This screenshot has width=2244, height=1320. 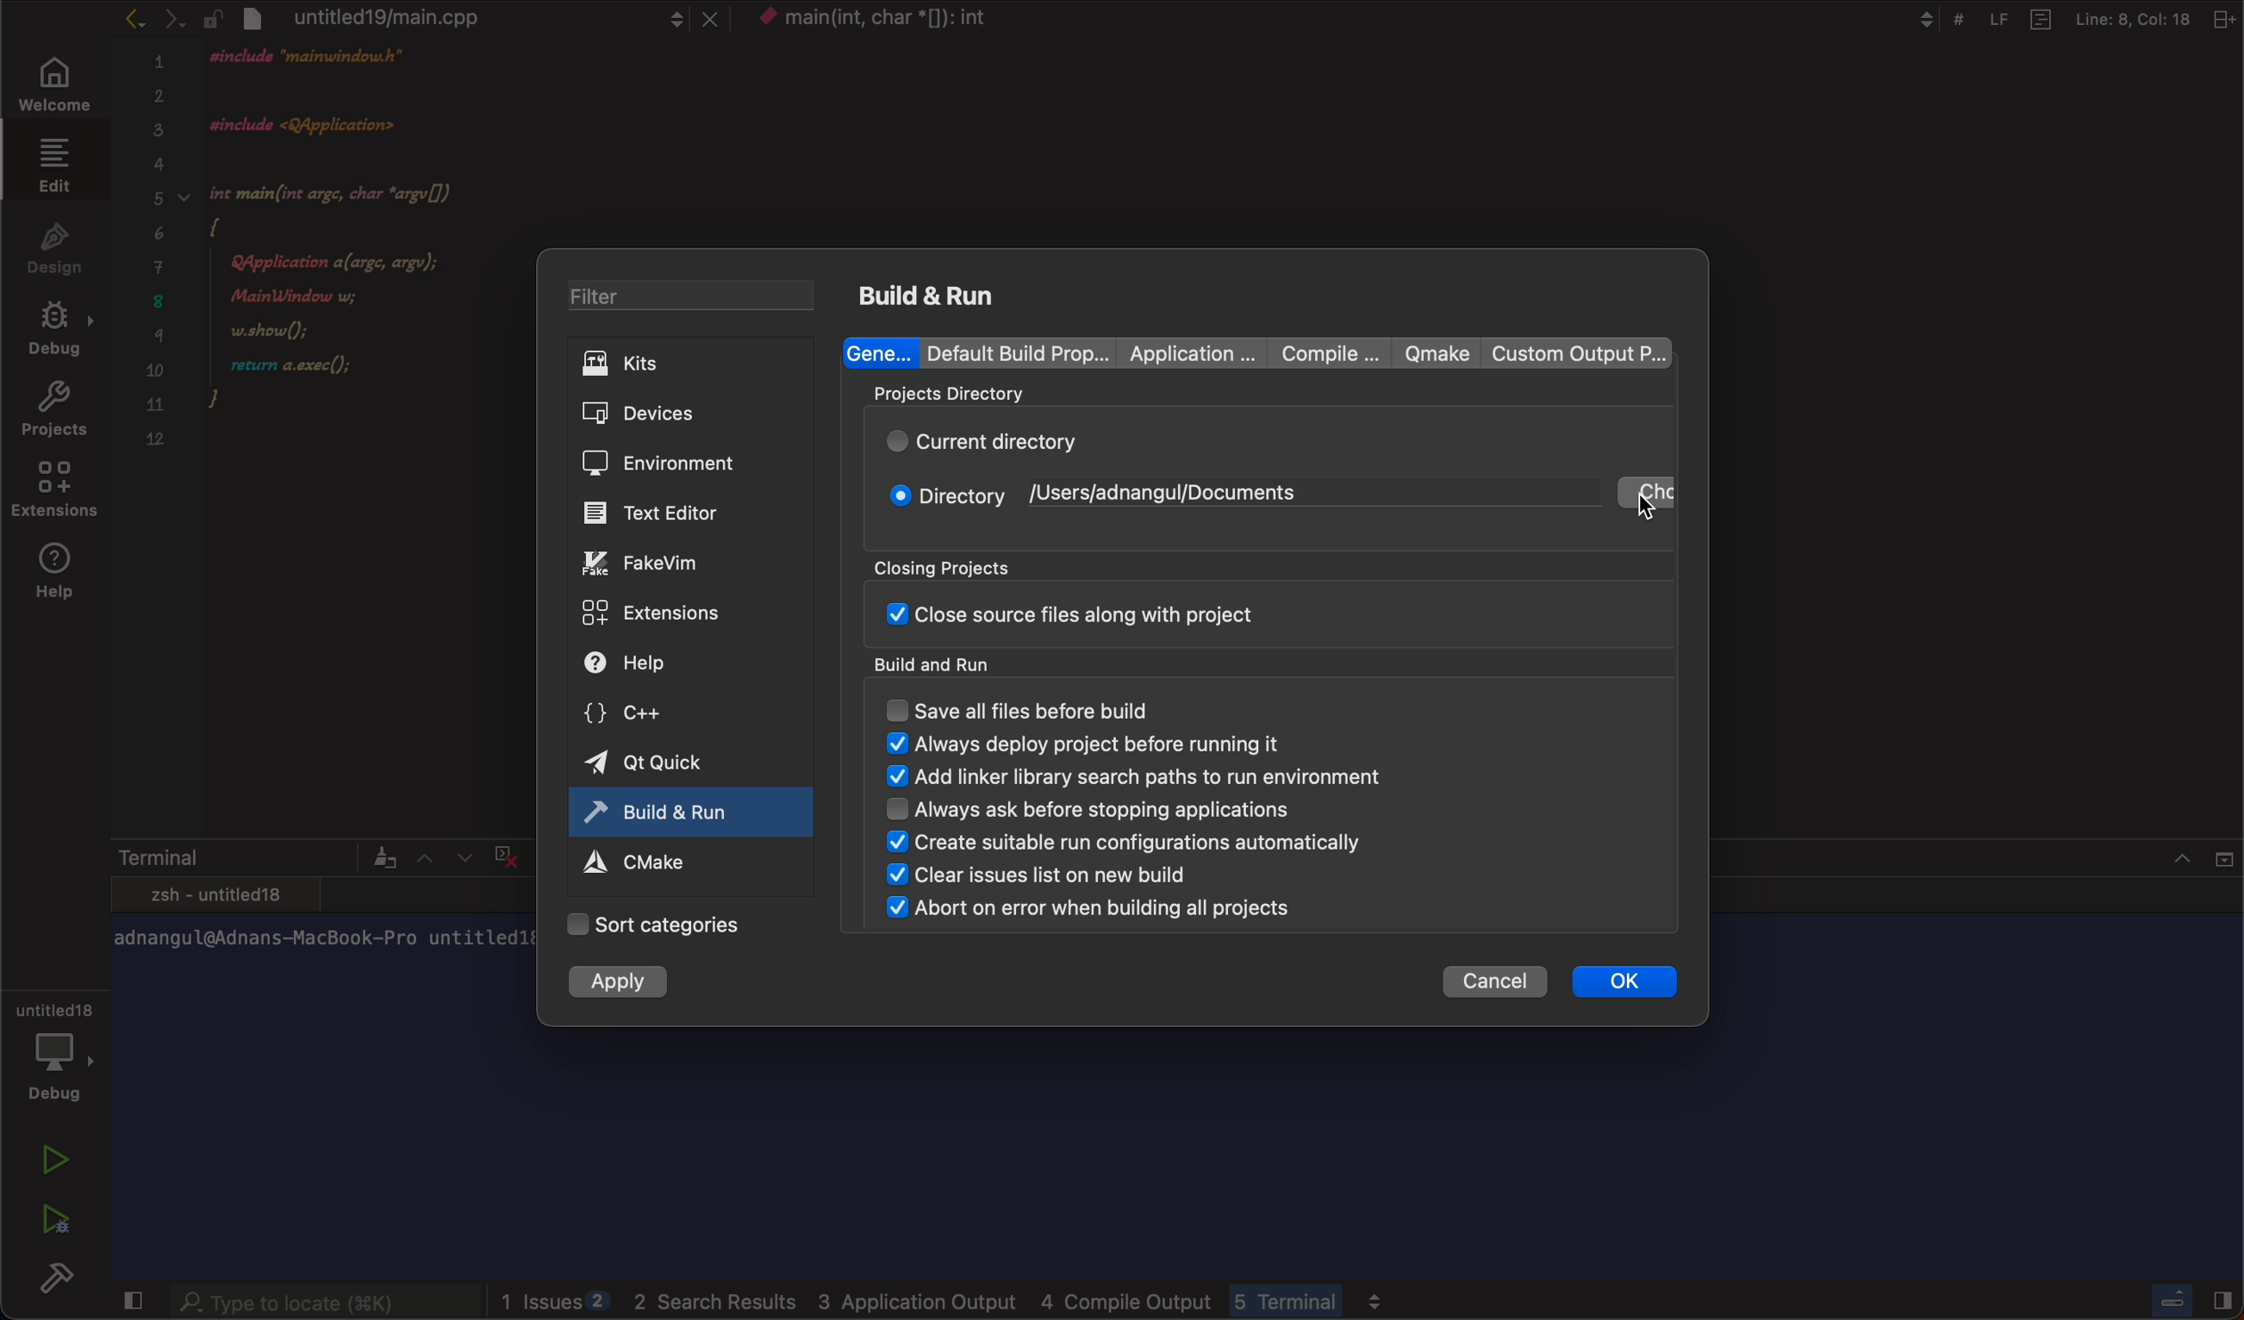 What do you see at coordinates (1123, 845) in the screenshot?
I see `create suitable run configuration ` at bounding box center [1123, 845].